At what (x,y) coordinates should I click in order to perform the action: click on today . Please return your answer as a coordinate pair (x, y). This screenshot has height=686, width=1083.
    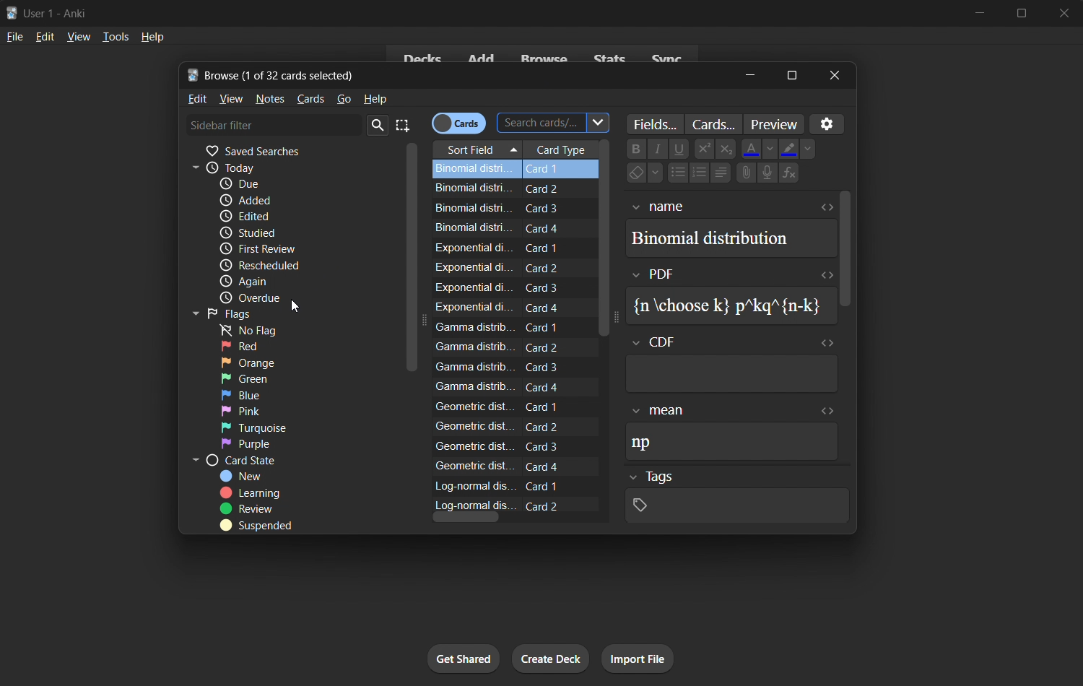
    Looking at the image, I should click on (290, 167).